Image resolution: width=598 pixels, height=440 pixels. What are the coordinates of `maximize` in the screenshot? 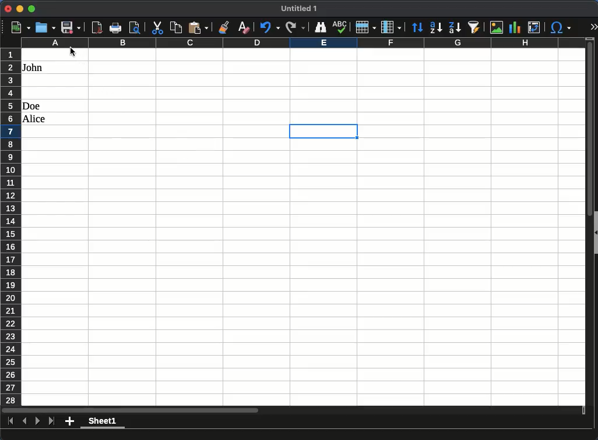 It's located at (31, 9).